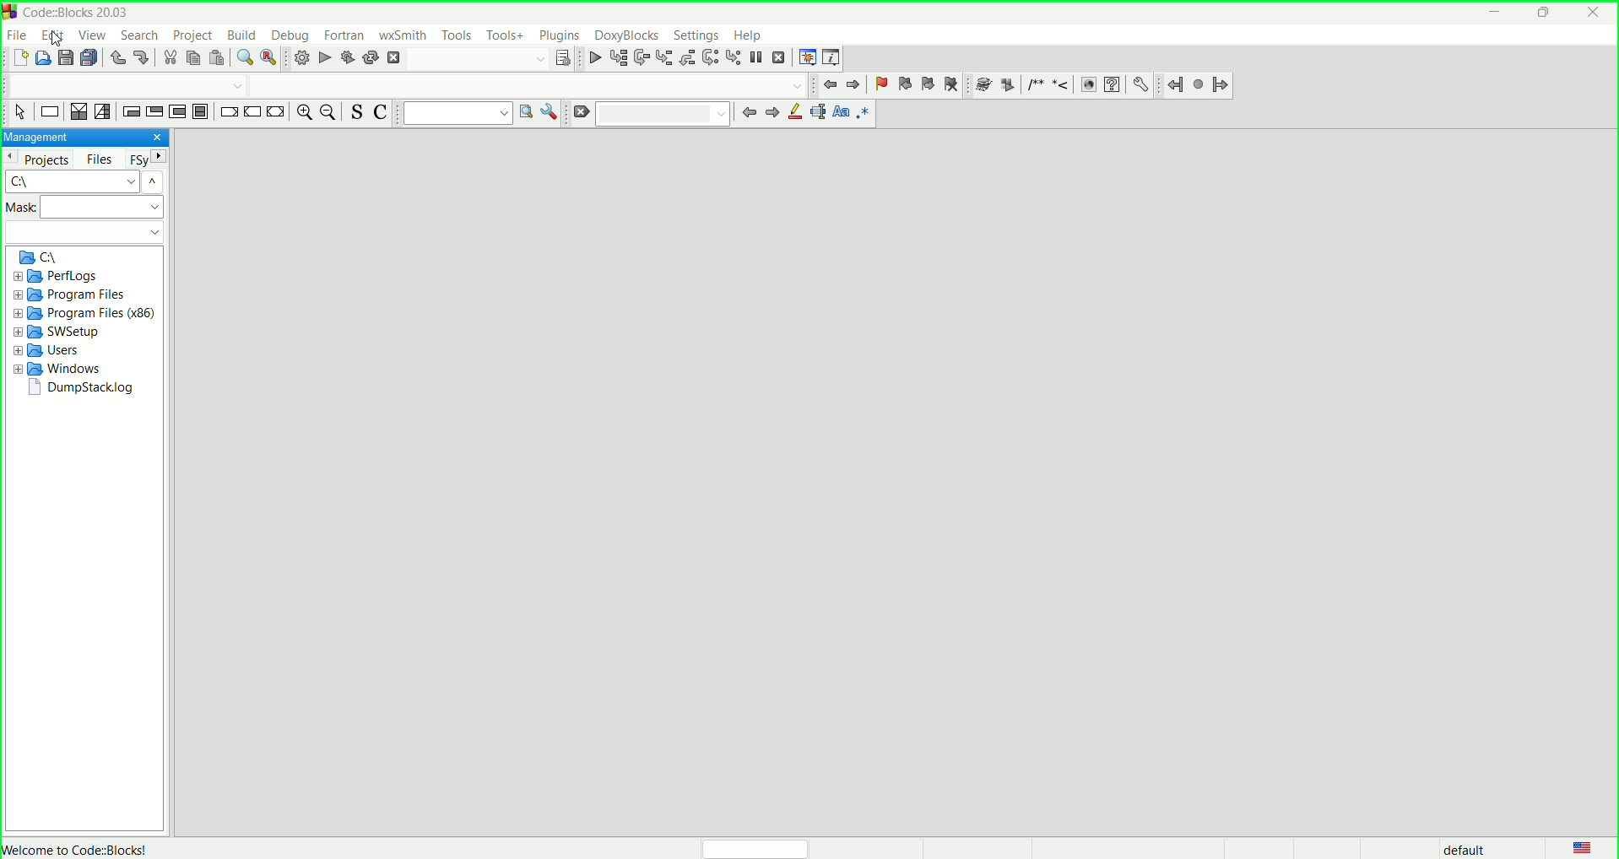 This screenshot has height=859, width=1619. What do you see at coordinates (596, 57) in the screenshot?
I see `debug` at bounding box center [596, 57].